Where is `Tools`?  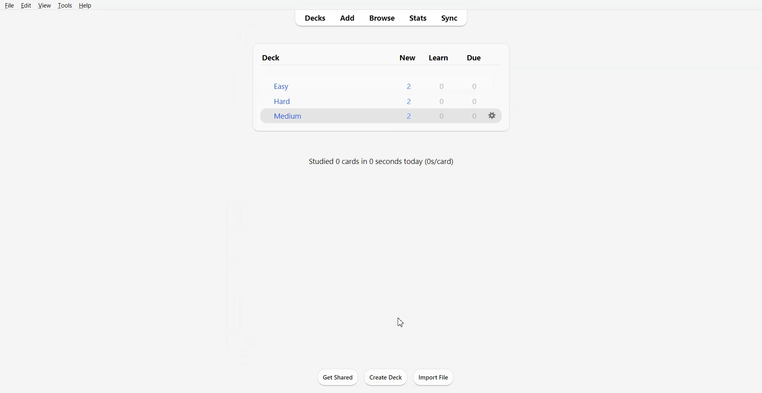 Tools is located at coordinates (65, 5).